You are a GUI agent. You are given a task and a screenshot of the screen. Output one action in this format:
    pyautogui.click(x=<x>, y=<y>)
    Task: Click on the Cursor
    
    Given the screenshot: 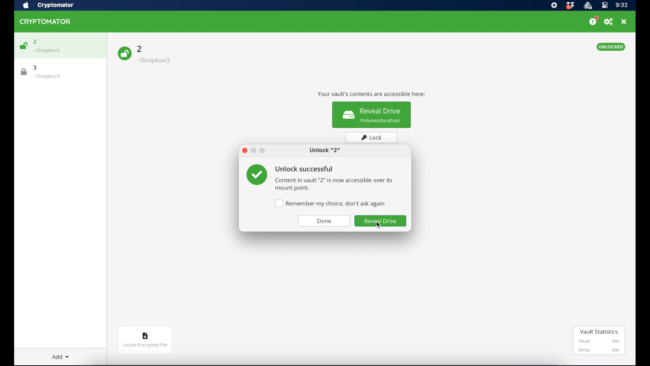 What is the action you would take?
    pyautogui.click(x=378, y=225)
    